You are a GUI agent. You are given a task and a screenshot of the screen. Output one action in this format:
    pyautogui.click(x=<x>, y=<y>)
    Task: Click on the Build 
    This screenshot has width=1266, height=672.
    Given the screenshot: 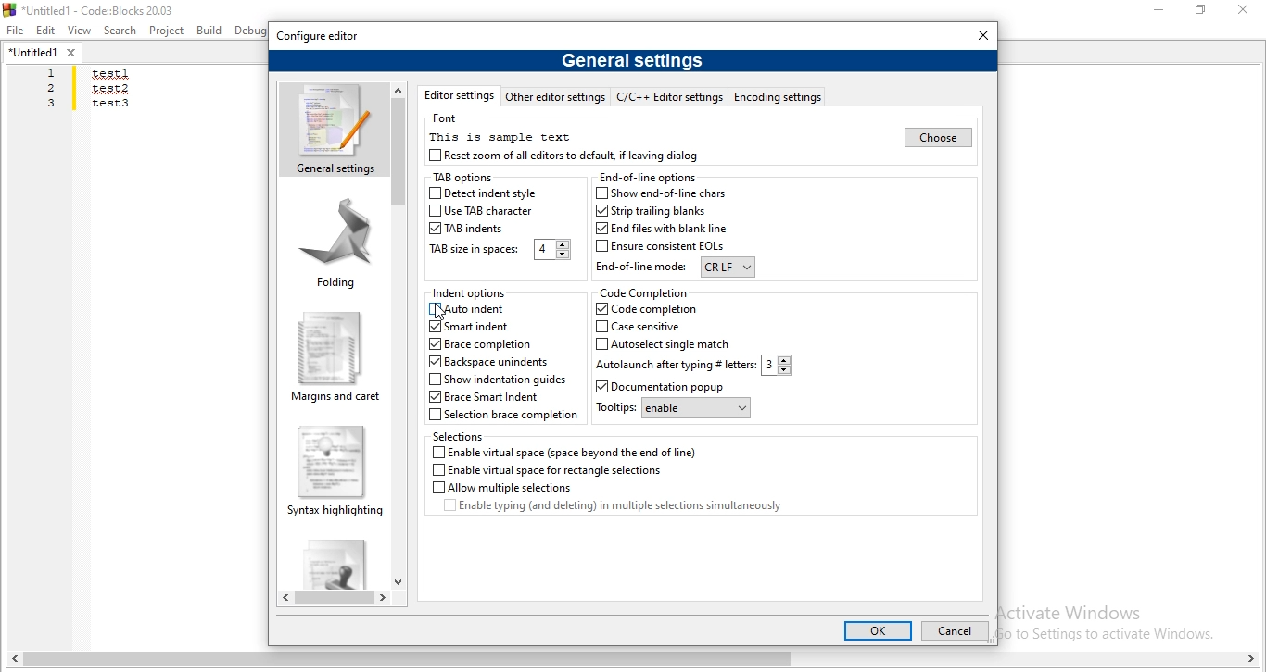 What is the action you would take?
    pyautogui.click(x=208, y=30)
    